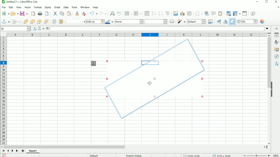 Image resolution: width=280 pixels, height=157 pixels. What do you see at coordinates (17, 151) in the screenshot?
I see `Scroll to last sheet` at bounding box center [17, 151].